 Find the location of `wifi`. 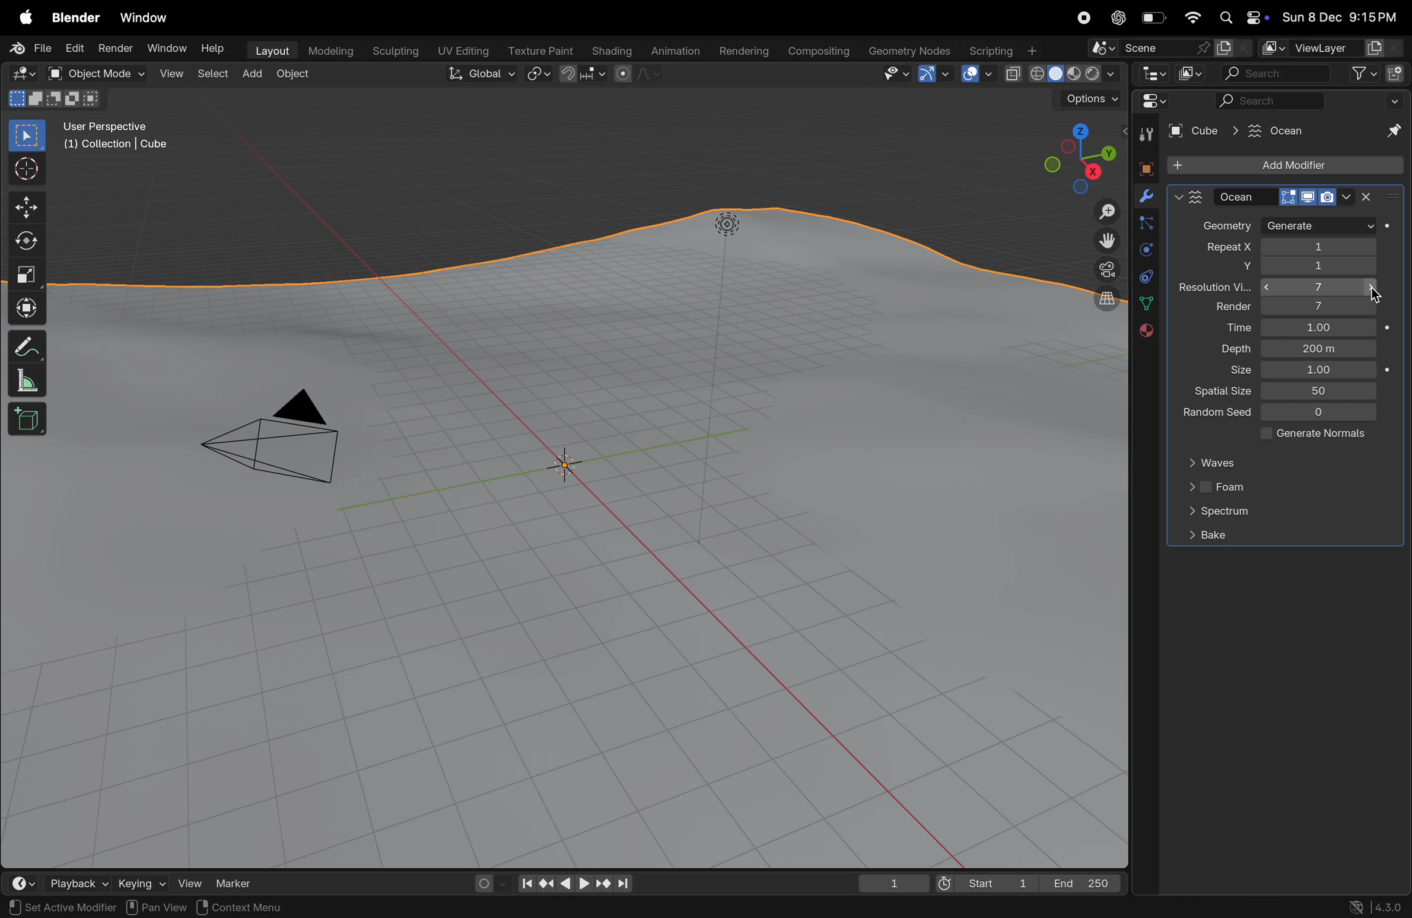

wifi is located at coordinates (1192, 18).